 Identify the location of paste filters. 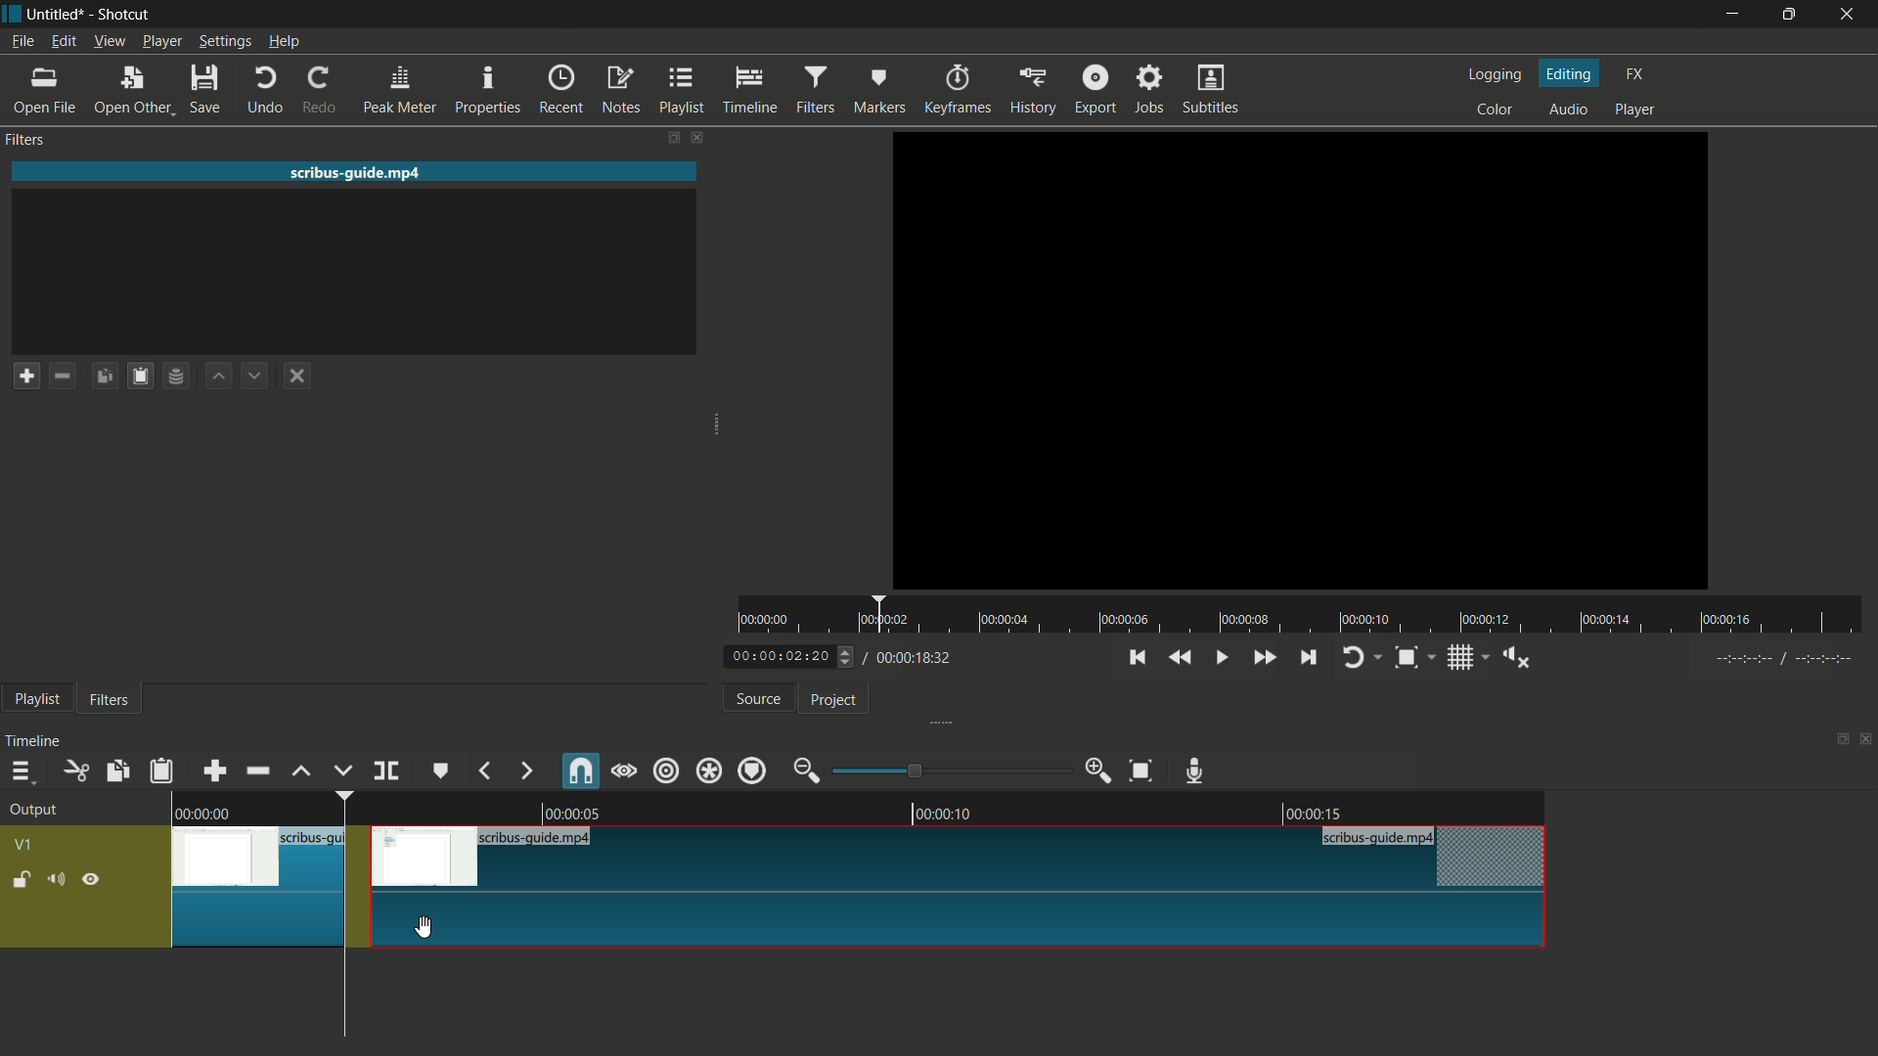
(141, 376).